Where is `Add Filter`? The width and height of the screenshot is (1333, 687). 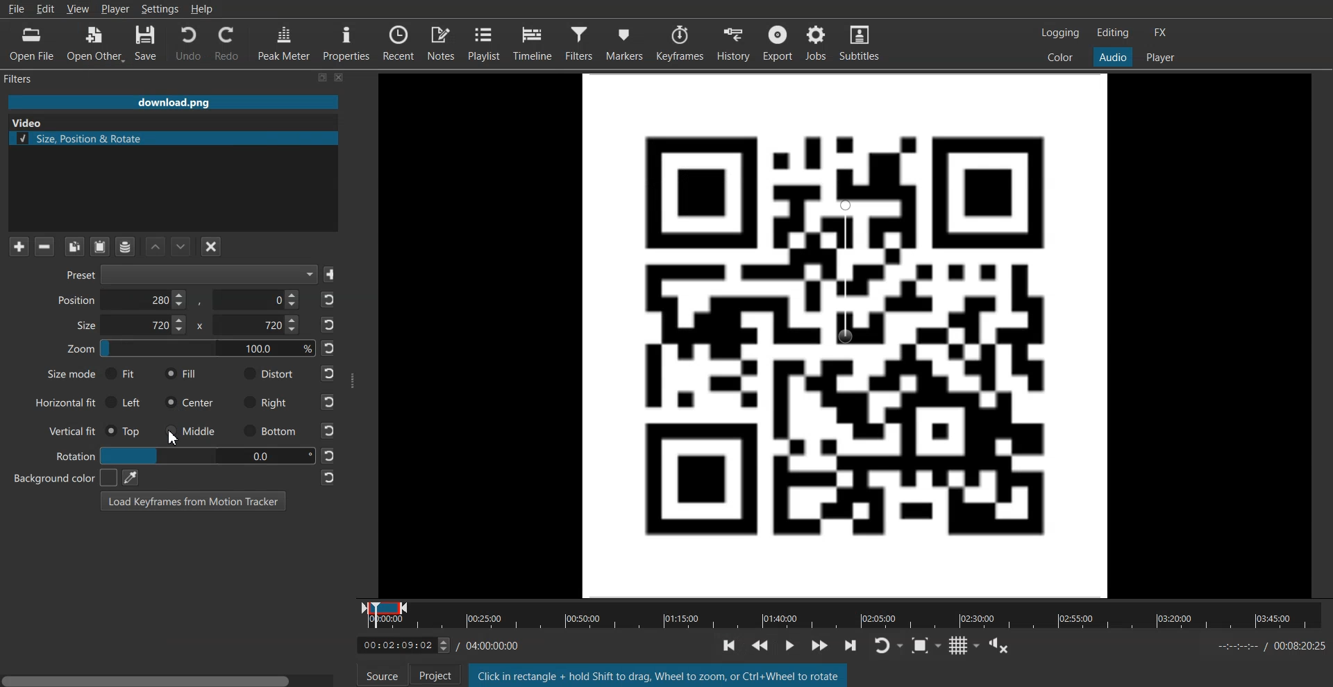 Add Filter is located at coordinates (19, 246).